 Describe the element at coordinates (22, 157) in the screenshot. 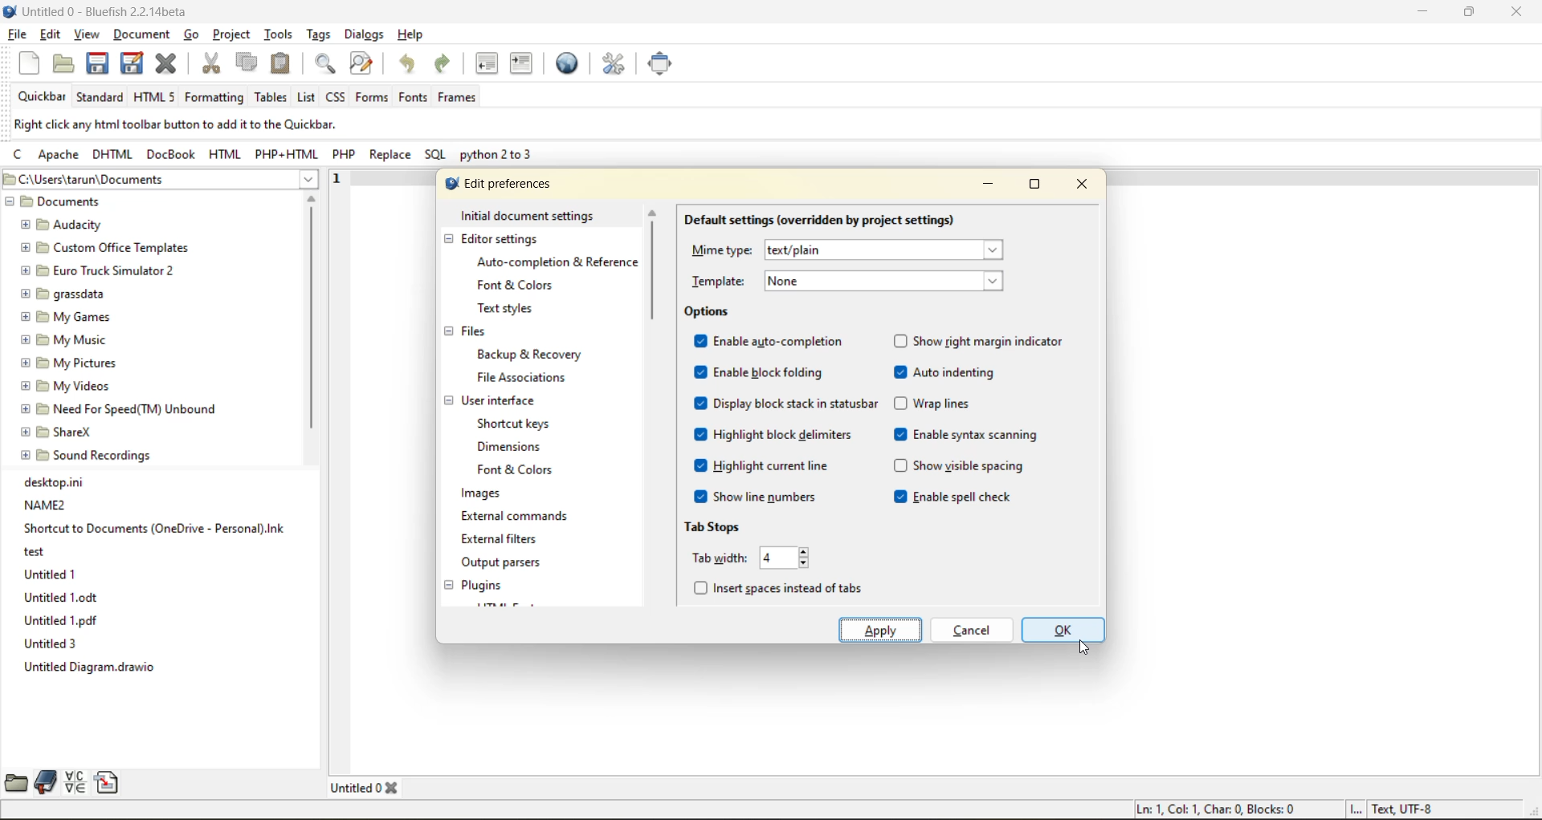

I see `c` at that location.